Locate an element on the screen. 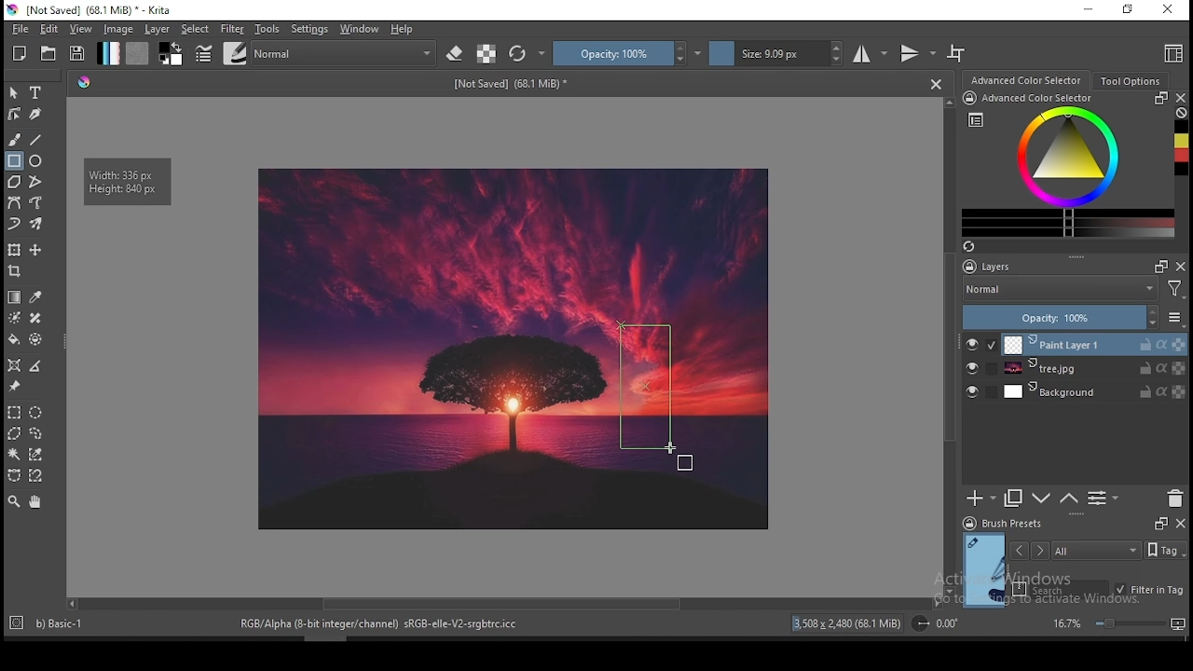 This screenshot has width=1193, height=671. Scroll Bar is located at coordinates (502, 605).